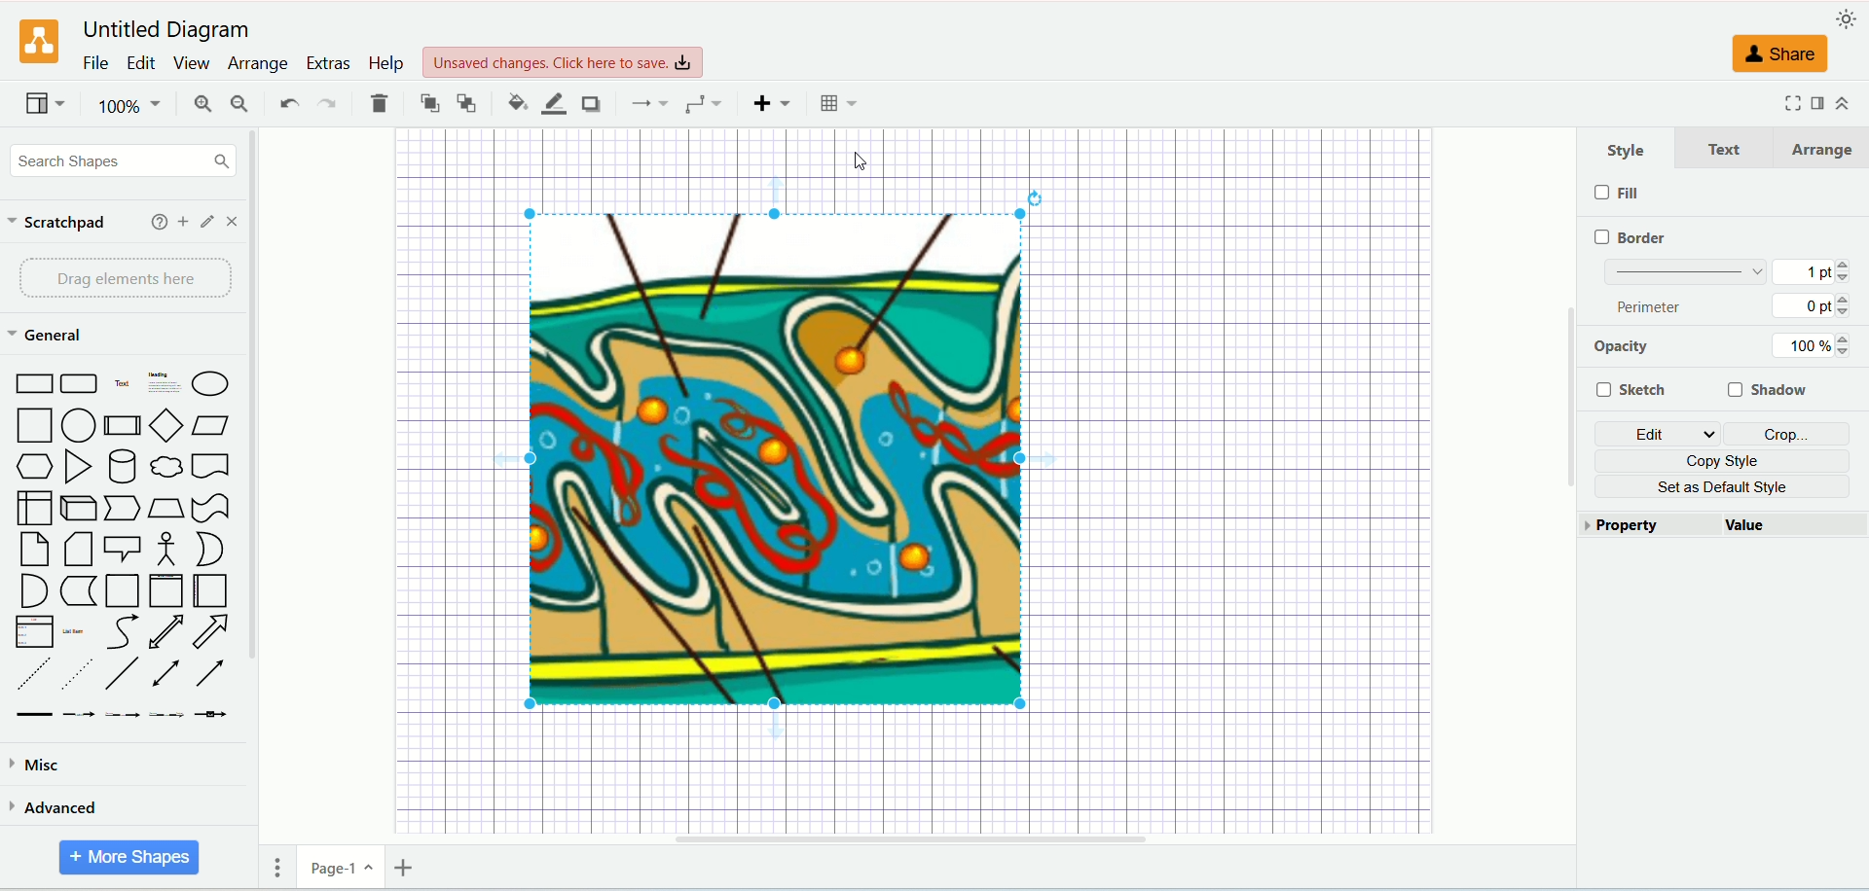 The width and height of the screenshot is (1869, 891). What do you see at coordinates (94, 62) in the screenshot?
I see `file` at bounding box center [94, 62].